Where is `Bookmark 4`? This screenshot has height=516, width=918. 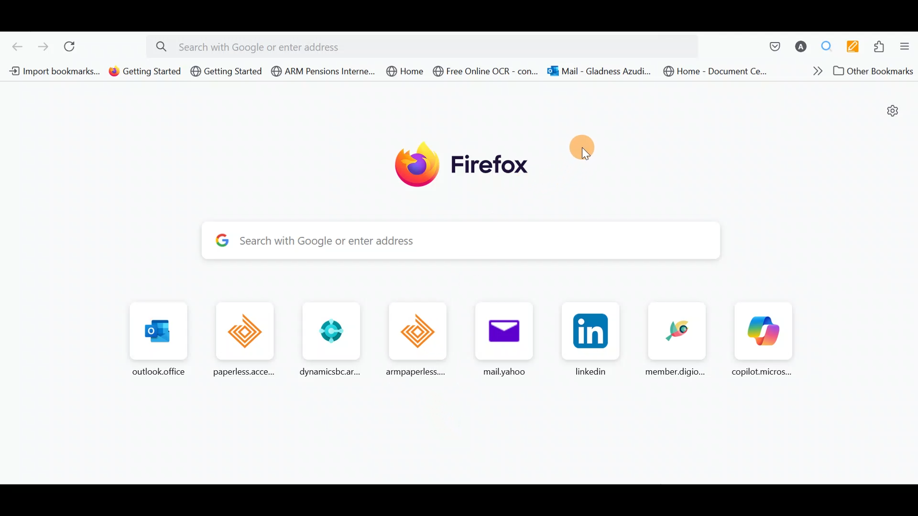
Bookmark 4 is located at coordinates (323, 71).